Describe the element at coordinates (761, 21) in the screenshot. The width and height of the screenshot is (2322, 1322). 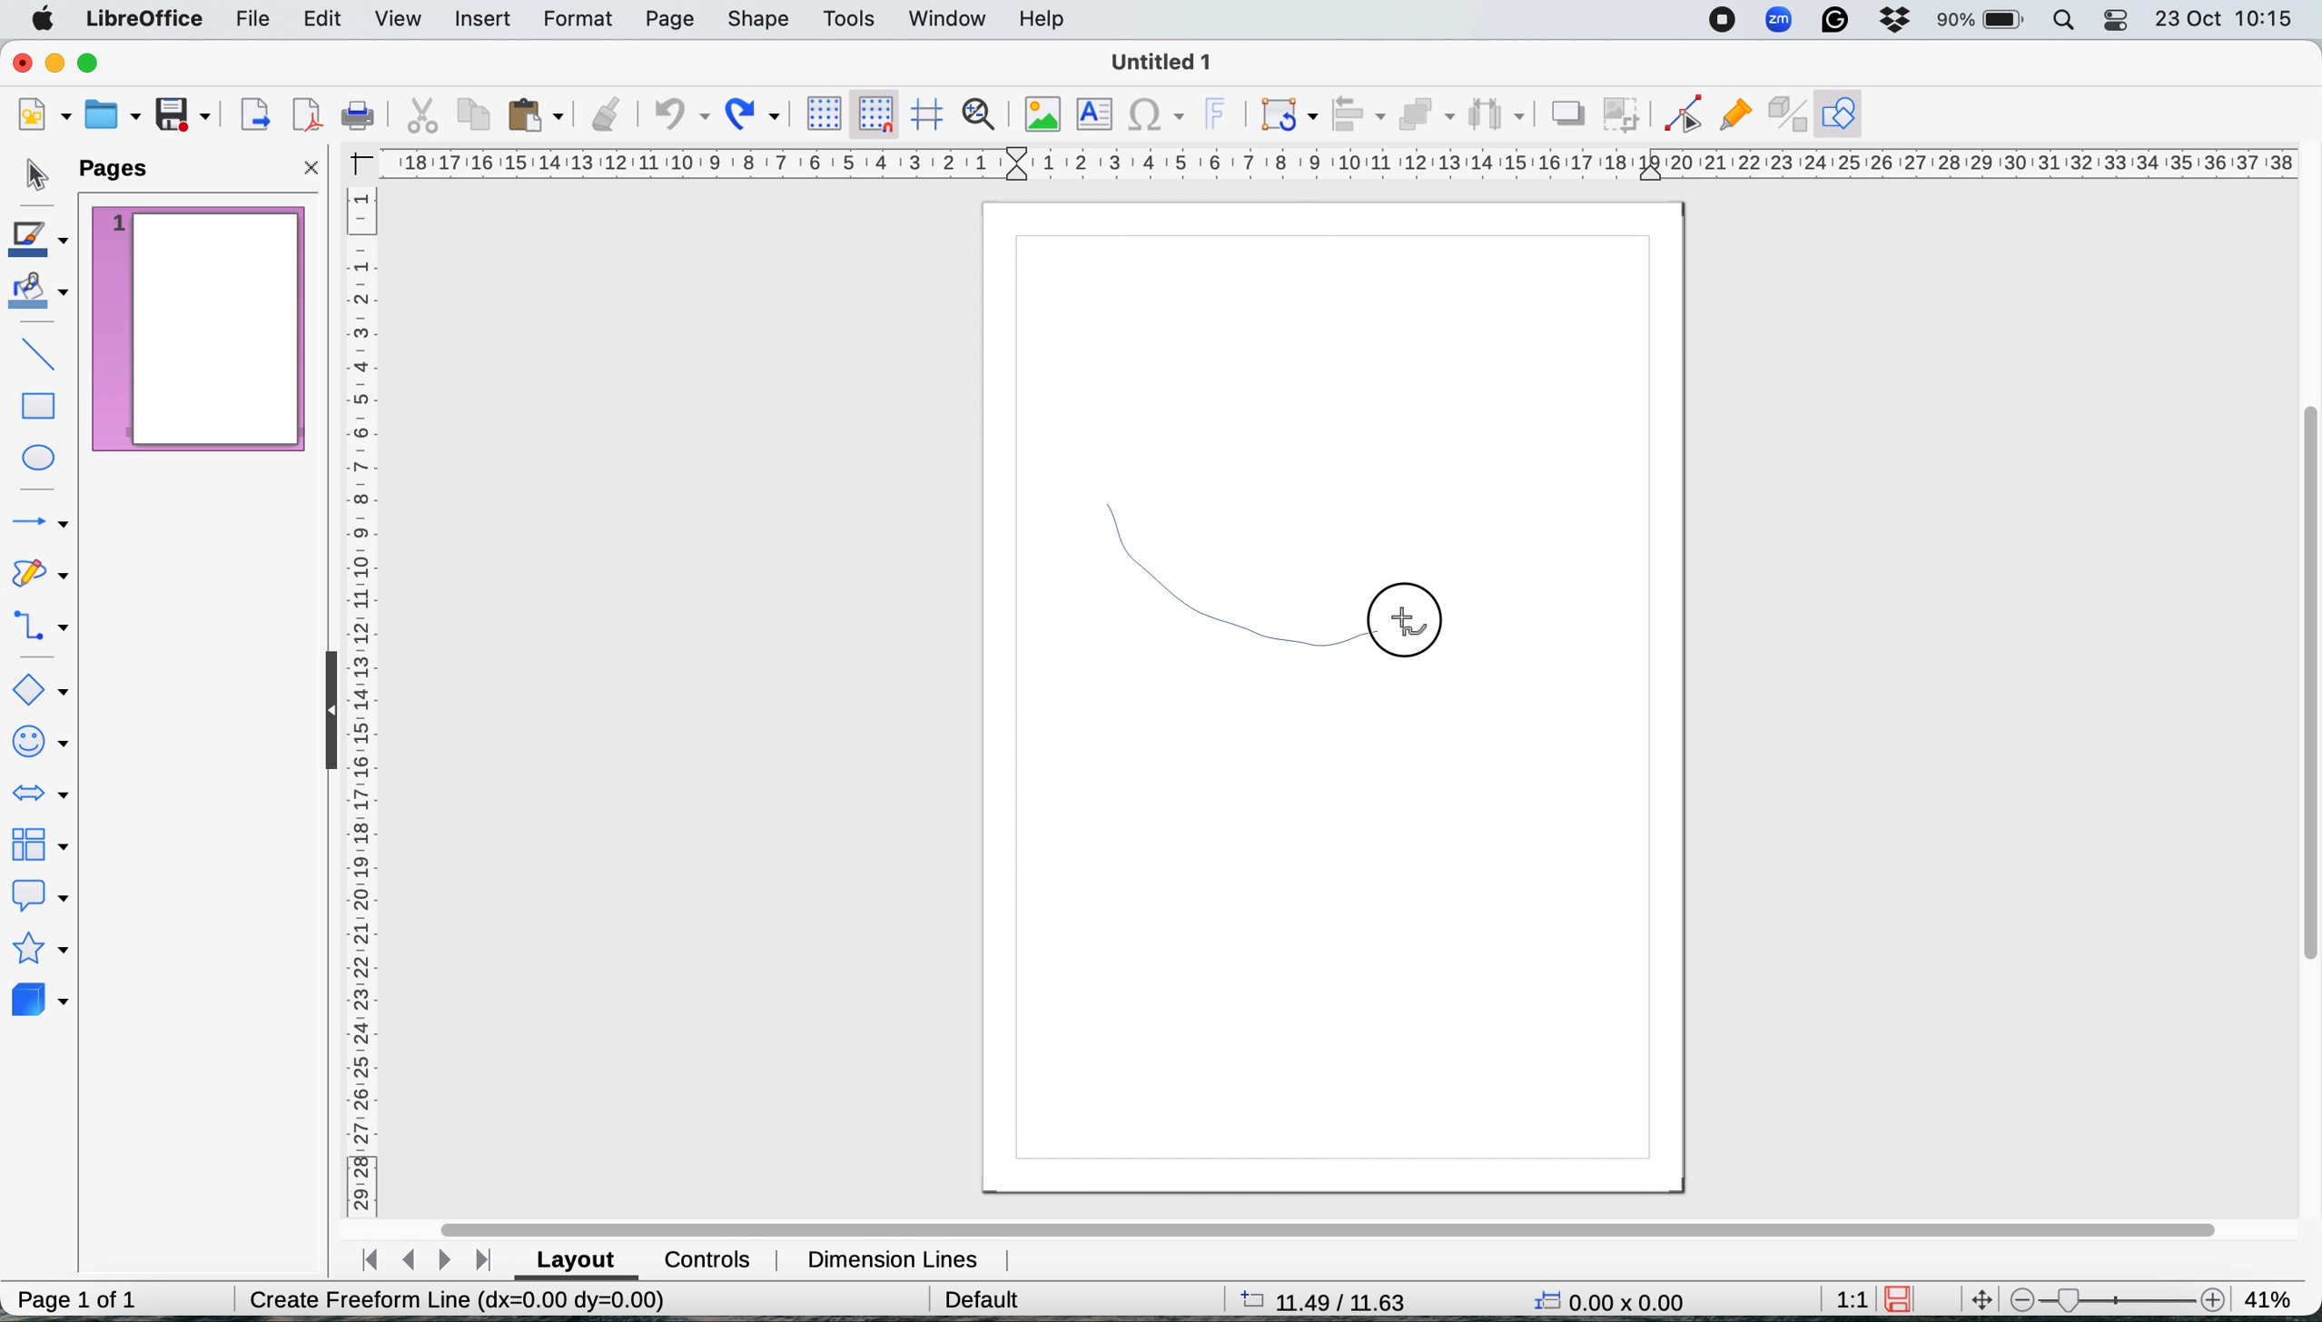
I see `shape` at that location.